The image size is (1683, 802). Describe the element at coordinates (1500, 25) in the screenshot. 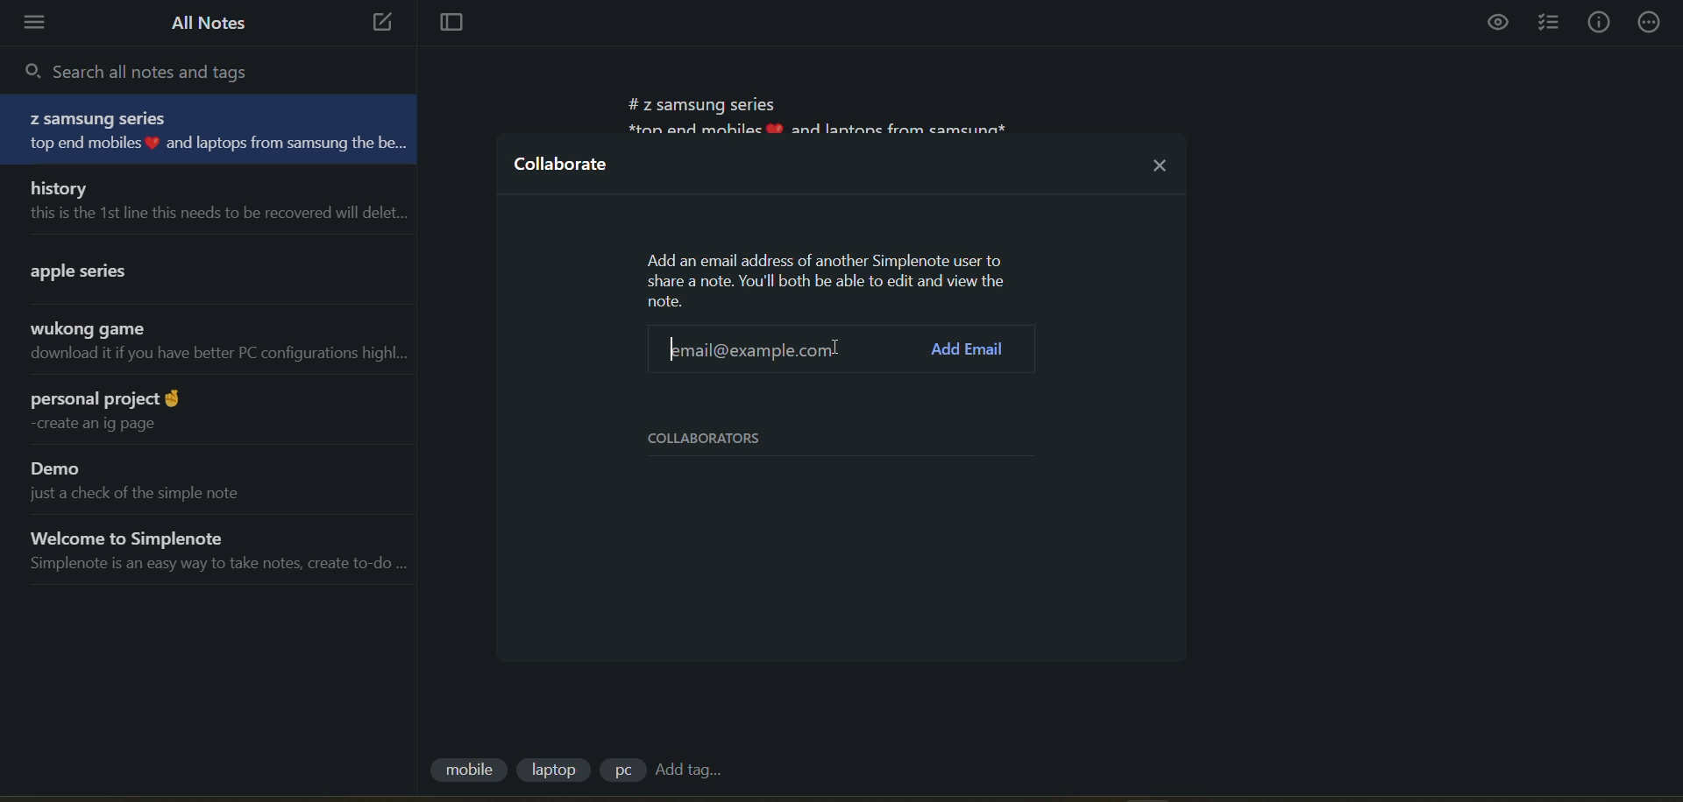

I see `preview` at that location.